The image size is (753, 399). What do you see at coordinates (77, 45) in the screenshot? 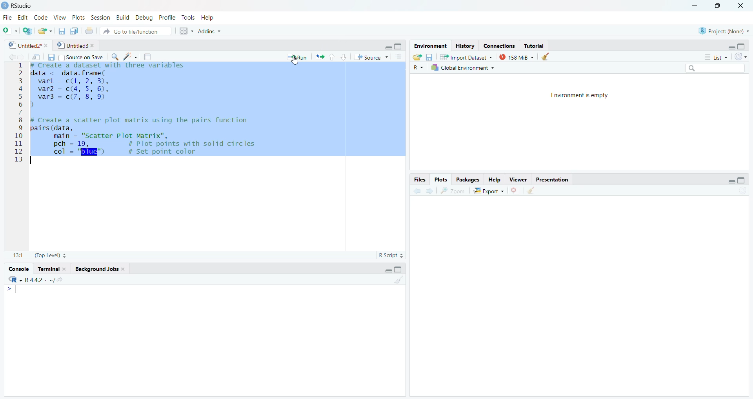
I see `) | Untitled3` at bounding box center [77, 45].